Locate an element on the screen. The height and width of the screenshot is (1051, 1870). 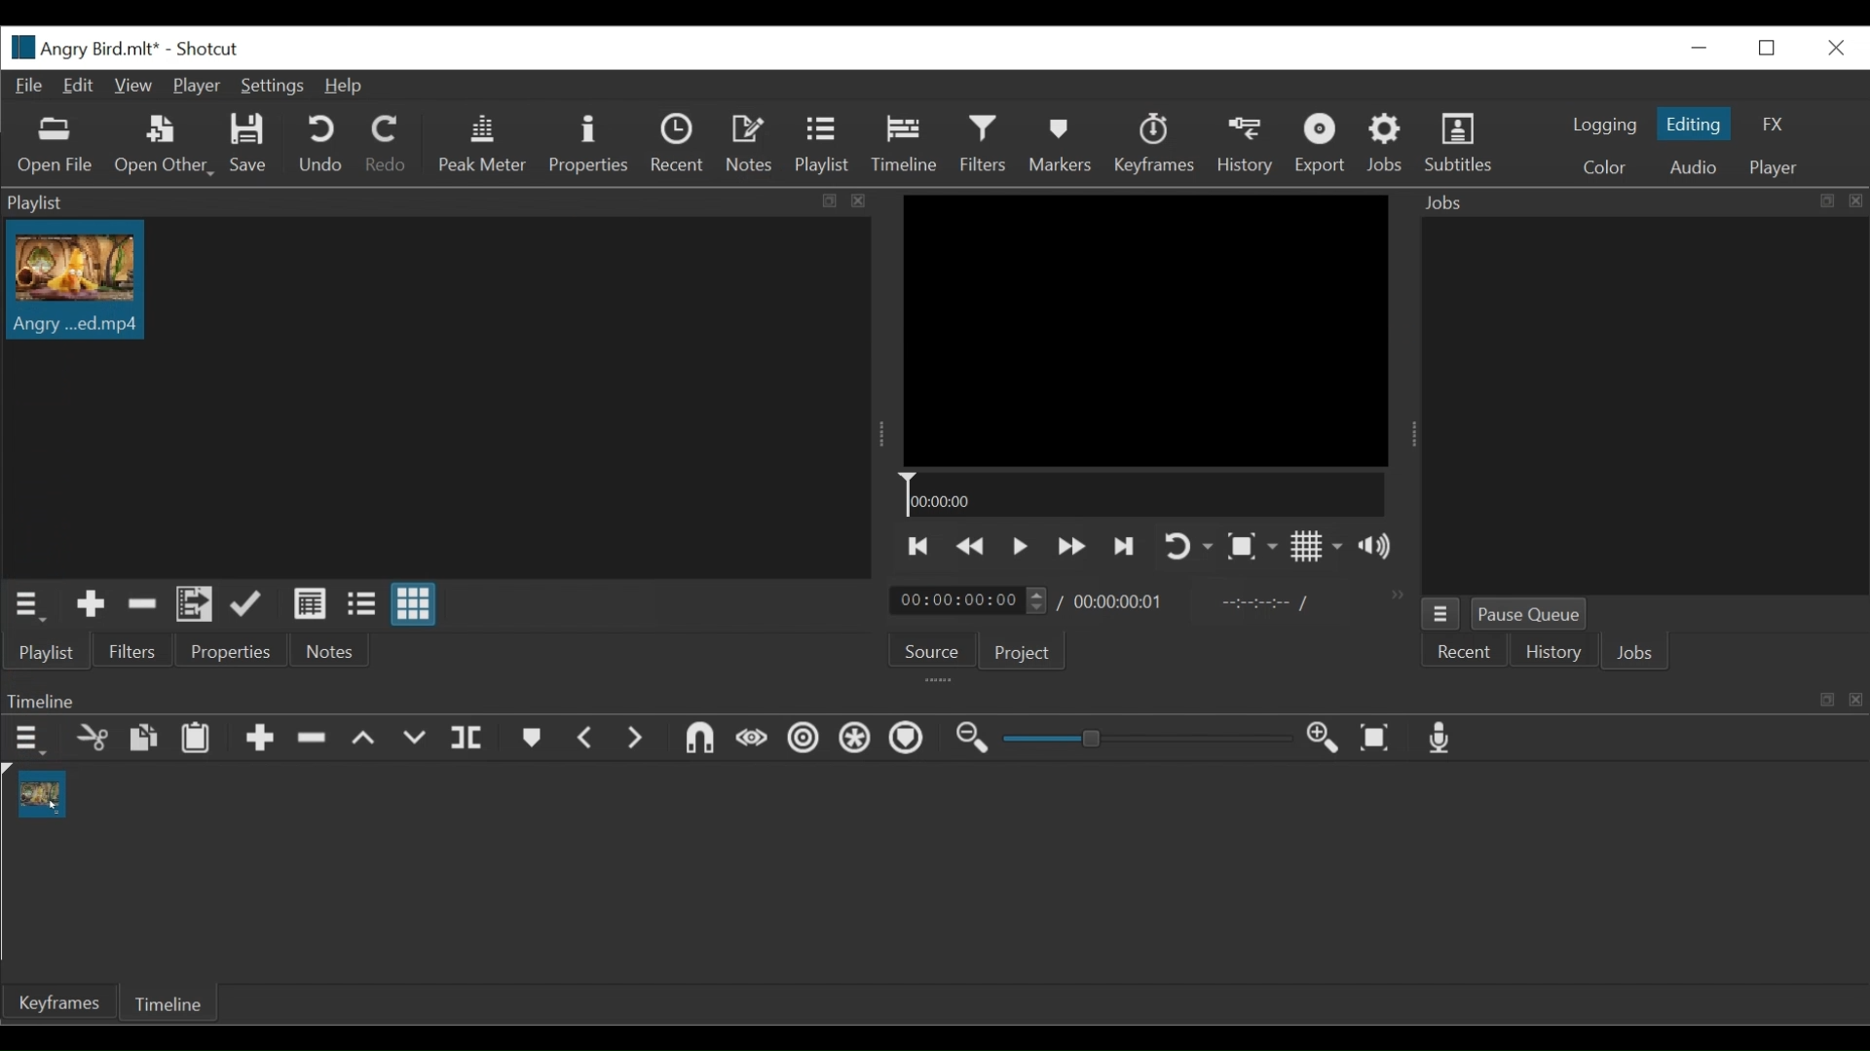
FX is located at coordinates (1772, 126).